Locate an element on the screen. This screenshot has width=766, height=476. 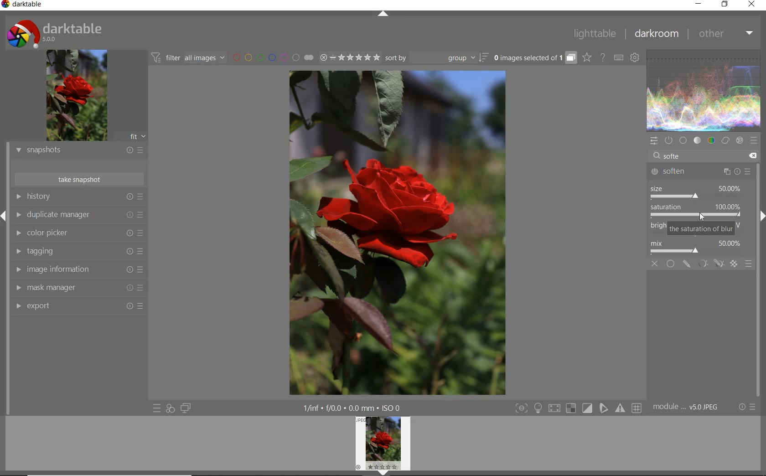
uniformly is located at coordinates (671, 264).